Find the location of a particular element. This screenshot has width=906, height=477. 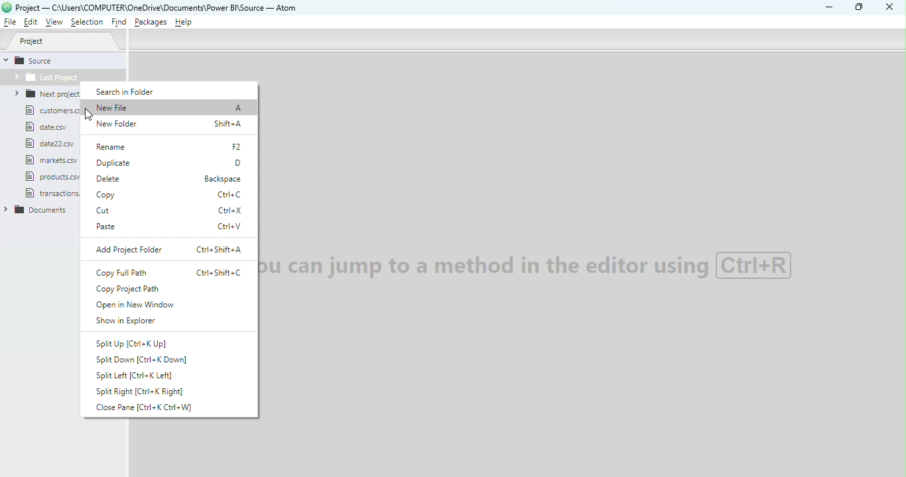

Add project folder is located at coordinates (171, 252).